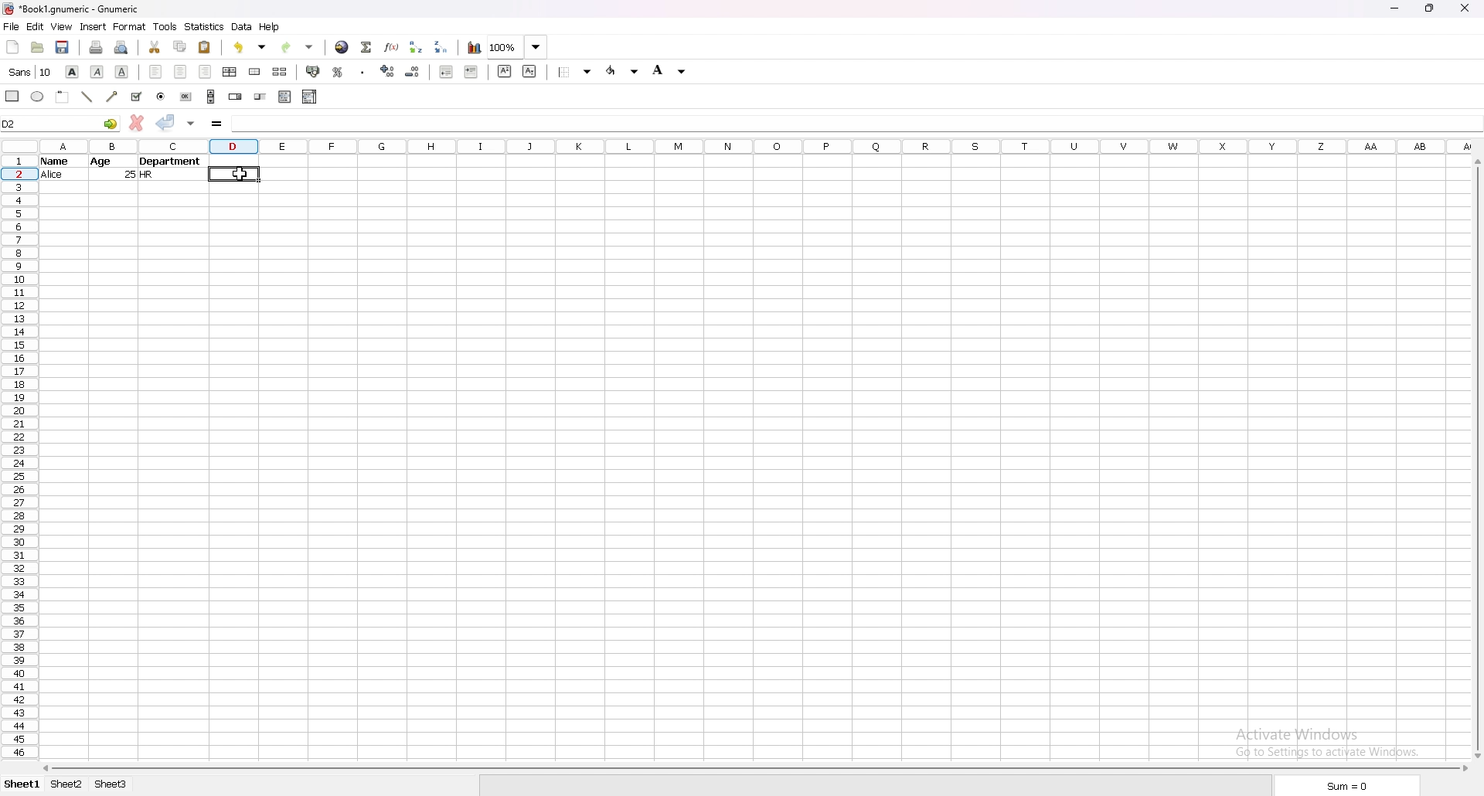 The image size is (1484, 796). I want to click on new, so click(12, 48).